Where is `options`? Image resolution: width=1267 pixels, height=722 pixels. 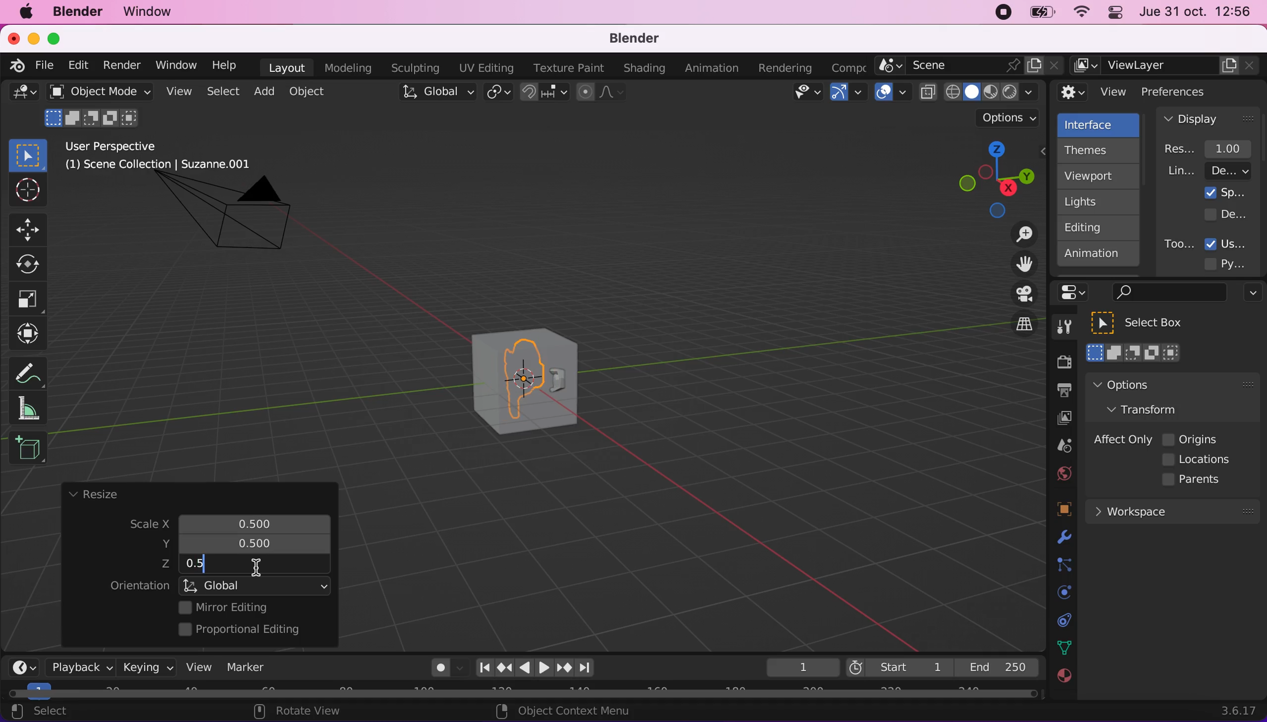 options is located at coordinates (1149, 384).